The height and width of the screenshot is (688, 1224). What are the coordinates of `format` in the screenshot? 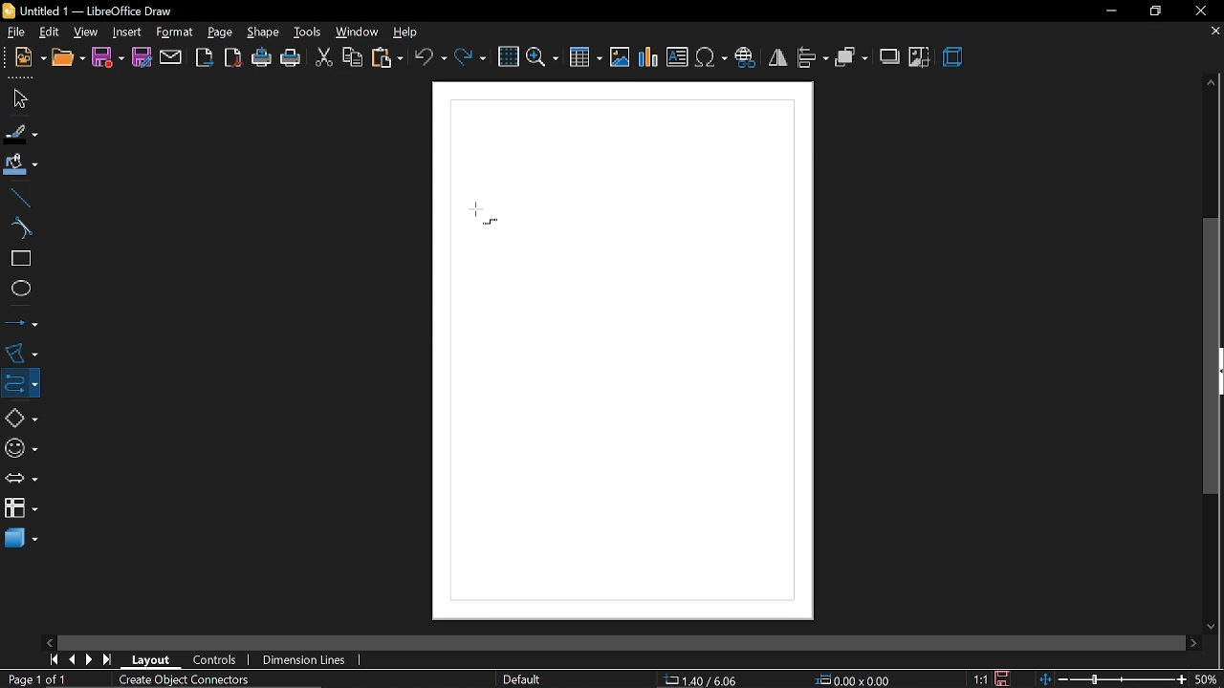 It's located at (174, 32).